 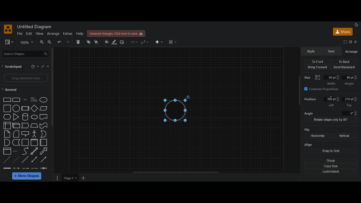 I want to click on Paste, so click(x=16, y=134).